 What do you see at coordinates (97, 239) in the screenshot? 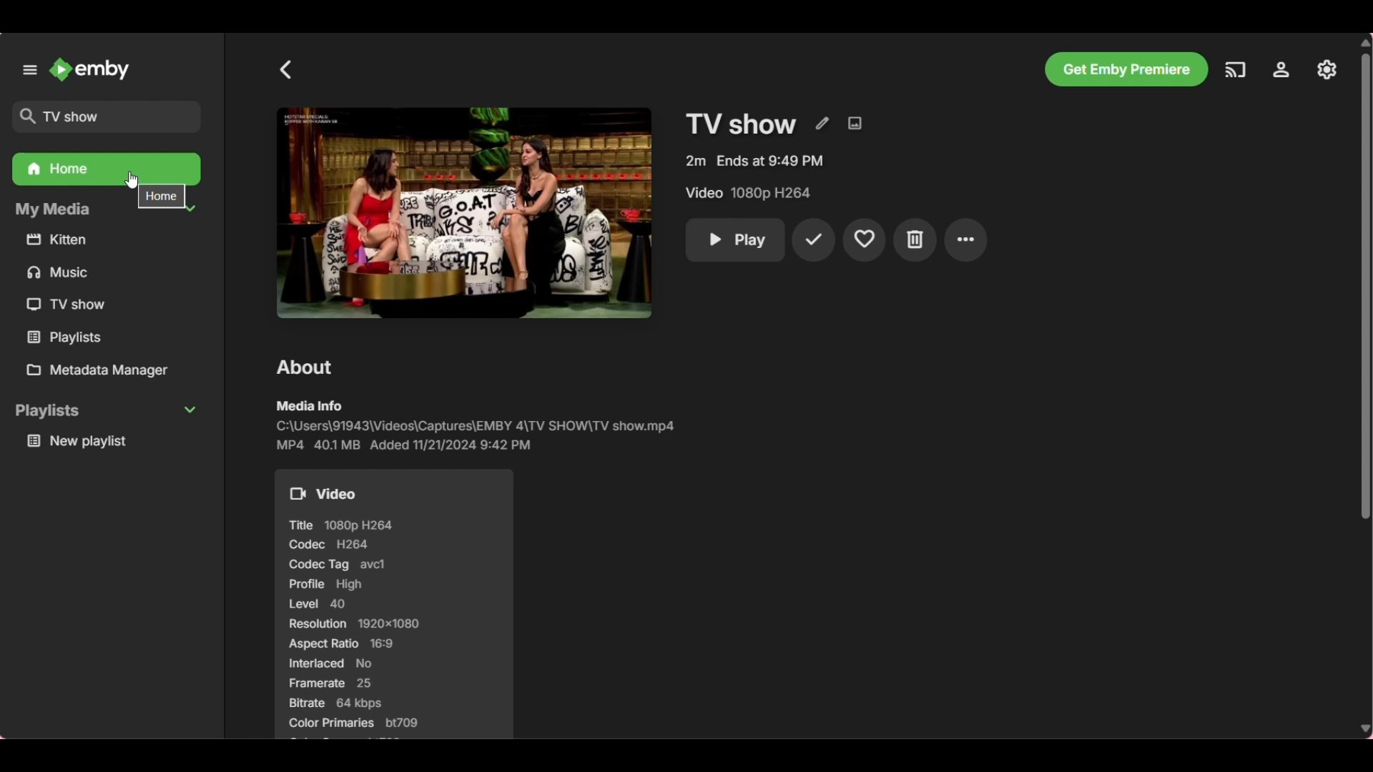
I see `kitten` at bounding box center [97, 239].